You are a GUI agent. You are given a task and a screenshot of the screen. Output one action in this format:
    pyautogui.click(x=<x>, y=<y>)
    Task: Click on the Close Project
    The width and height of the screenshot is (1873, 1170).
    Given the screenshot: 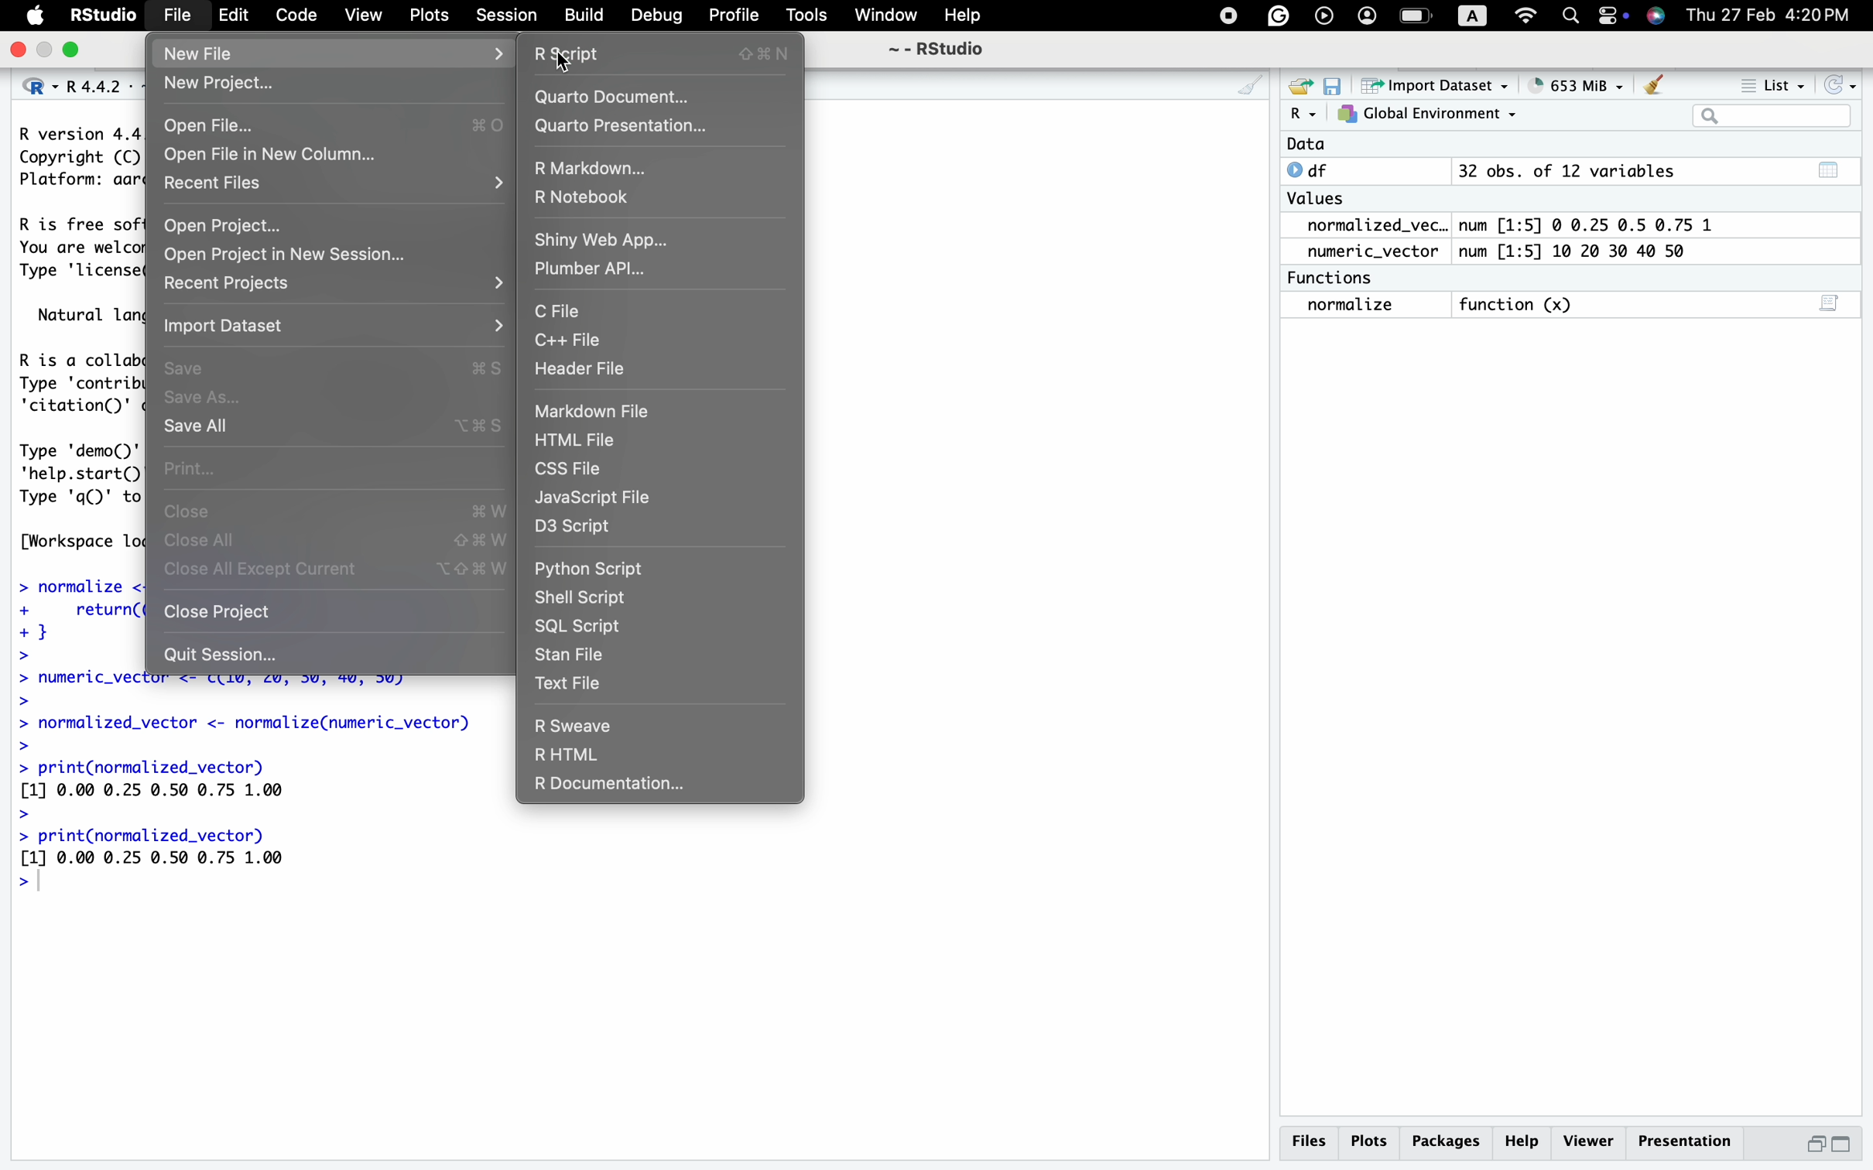 What is the action you would take?
    pyautogui.click(x=217, y=611)
    